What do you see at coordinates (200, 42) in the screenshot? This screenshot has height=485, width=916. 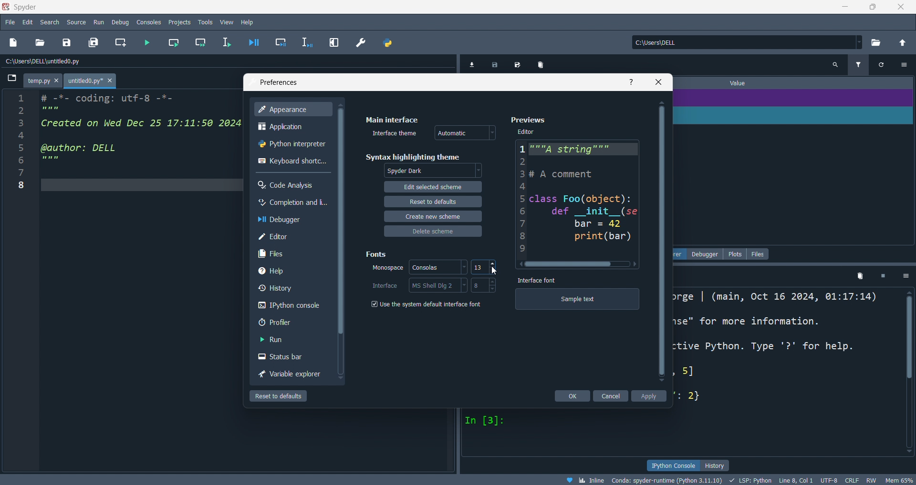 I see `run cell and move` at bounding box center [200, 42].